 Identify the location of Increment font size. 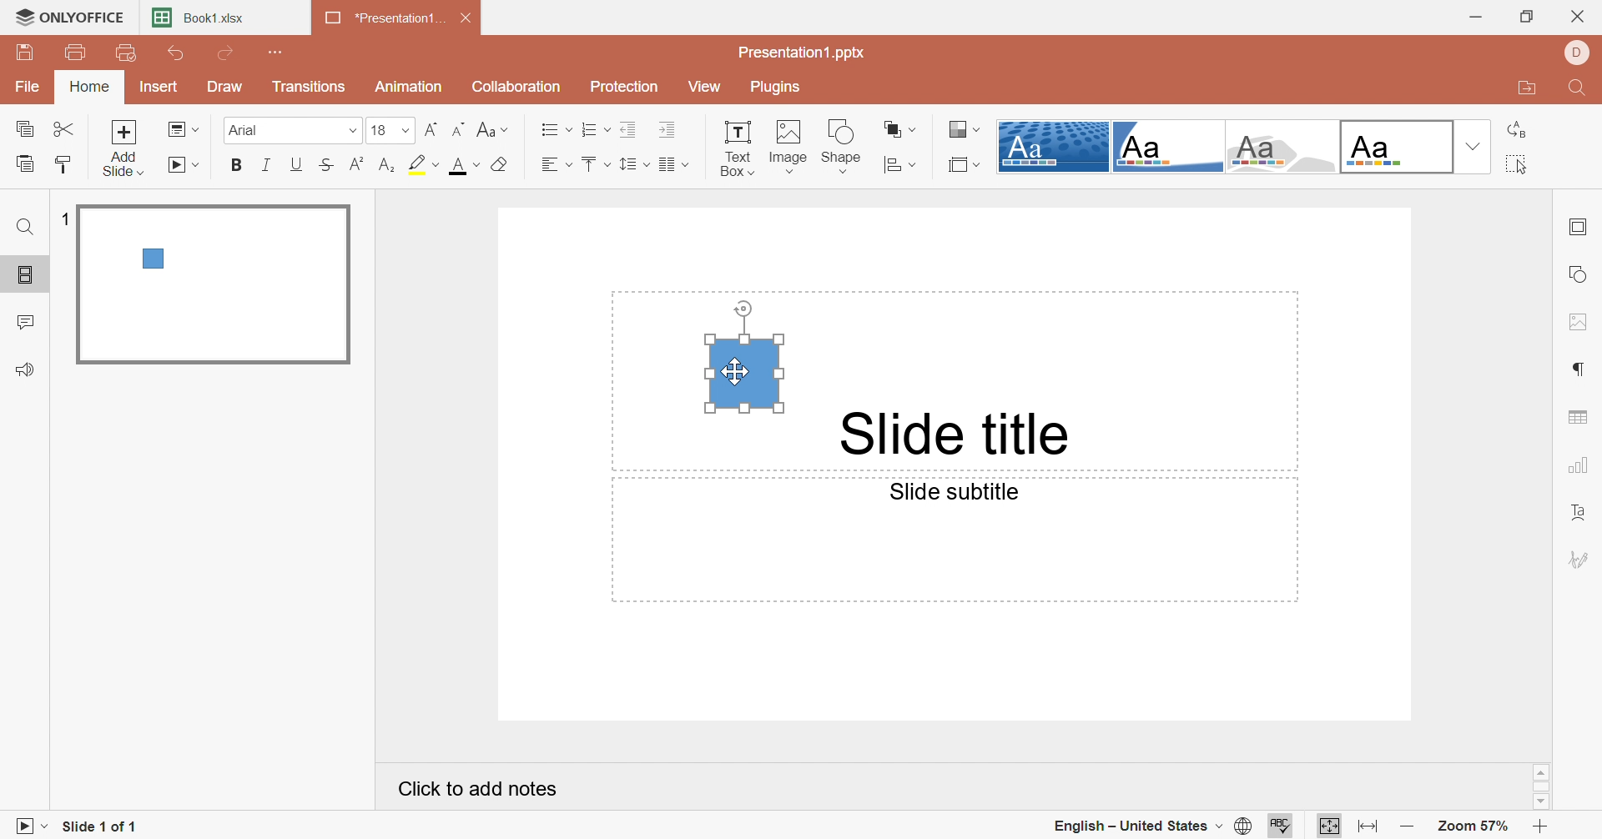
(433, 128).